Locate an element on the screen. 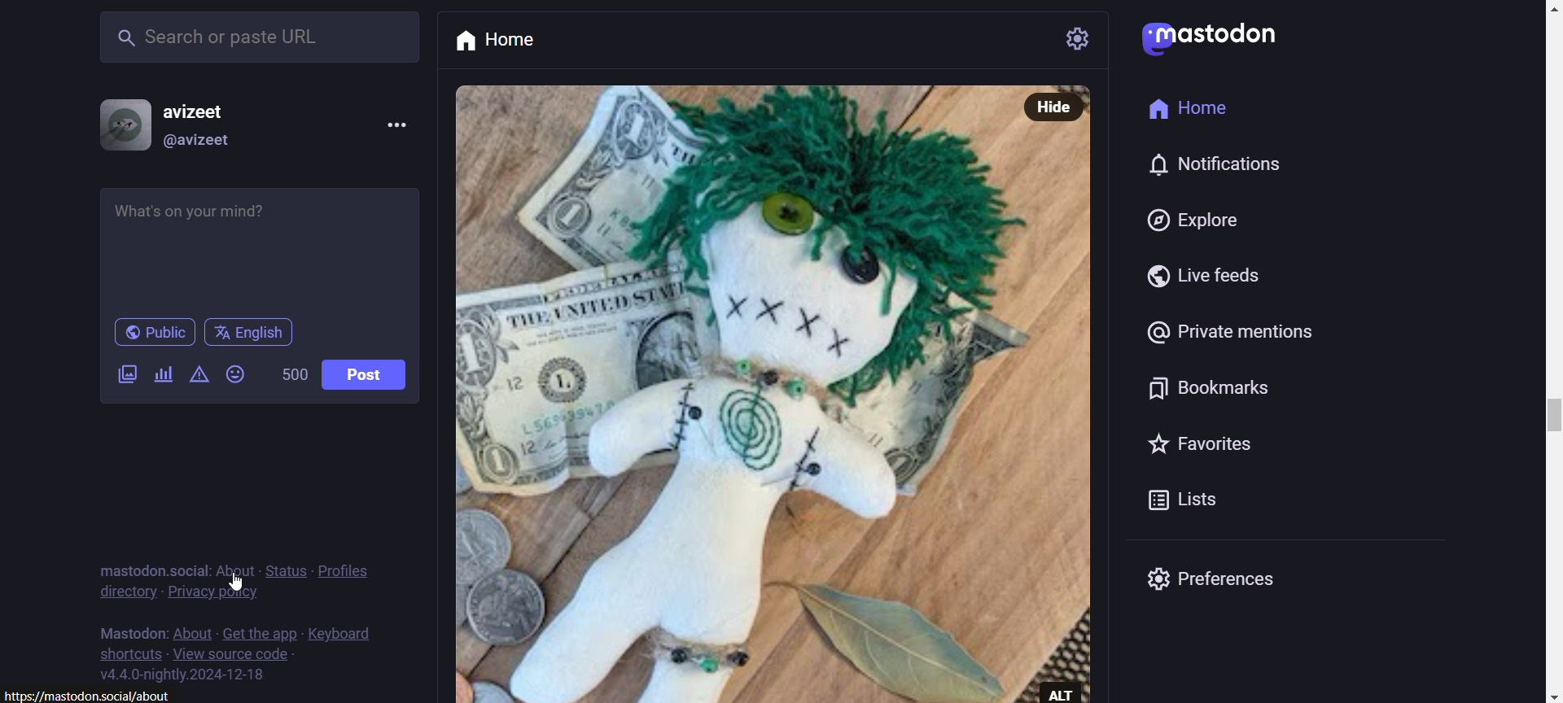 The image size is (1563, 703). home is located at coordinates (1196, 107).